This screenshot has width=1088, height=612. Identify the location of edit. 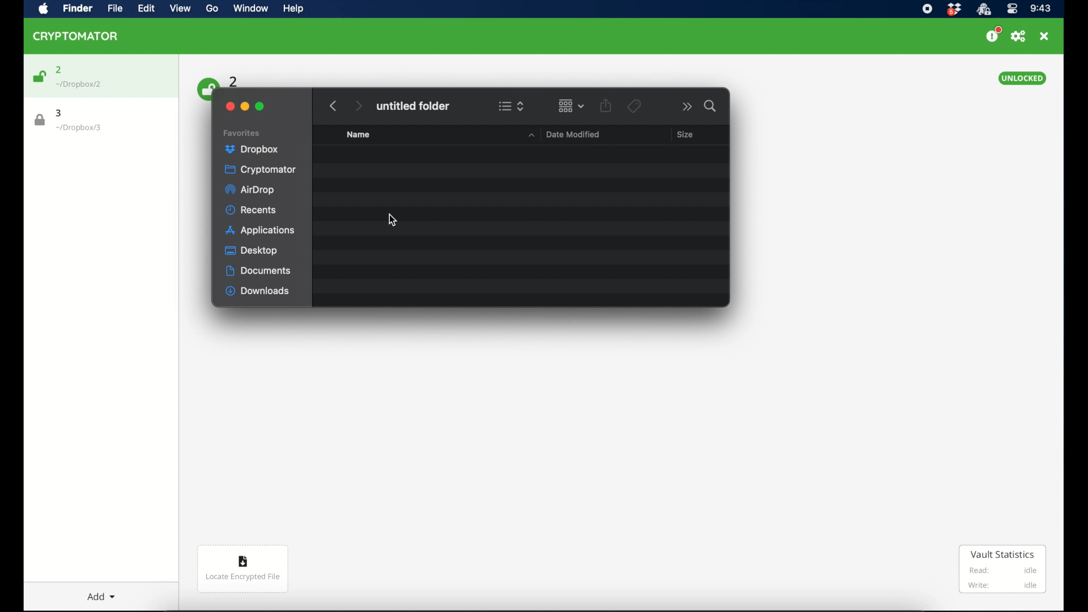
(146, 8).